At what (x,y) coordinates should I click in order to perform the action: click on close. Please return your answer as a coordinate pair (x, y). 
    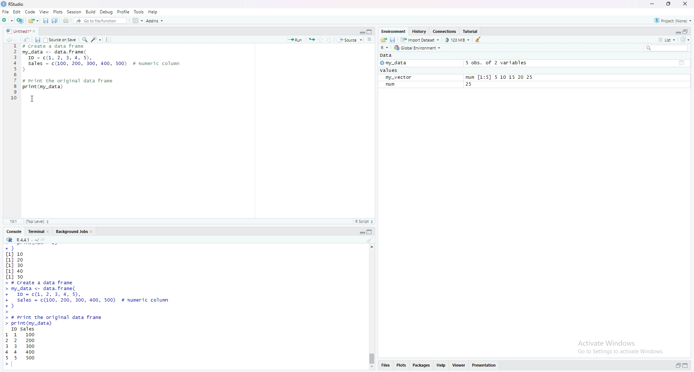
    Looking at the image, I should click on (37, 32).